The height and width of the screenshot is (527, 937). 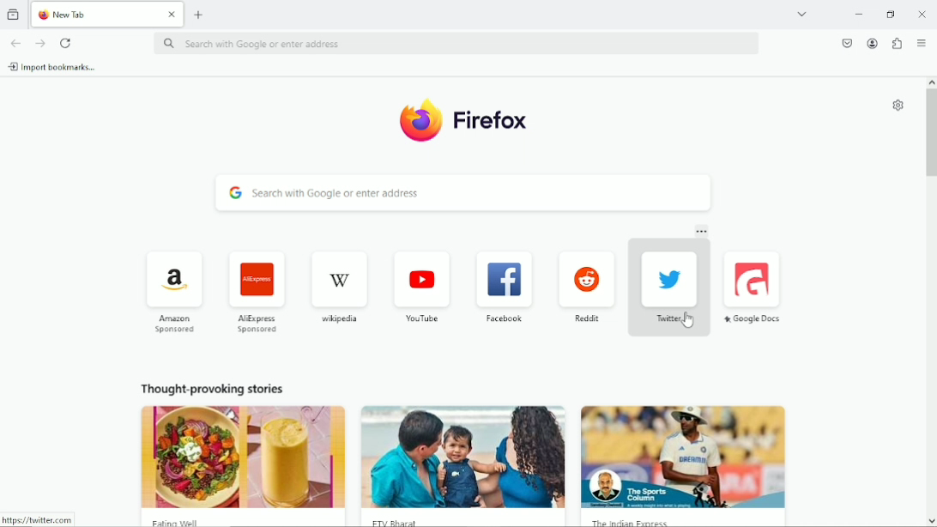 What do you see at coordinates (41, 44) in the screenshot?
I see `go forward` at bounding box center [41, 44].